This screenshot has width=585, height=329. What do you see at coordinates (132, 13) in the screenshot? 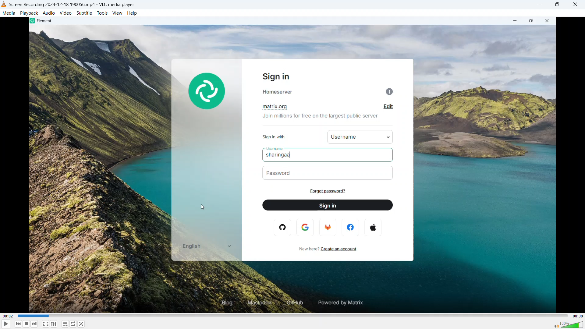
I see `Help ` at bounding box center [132, 13].